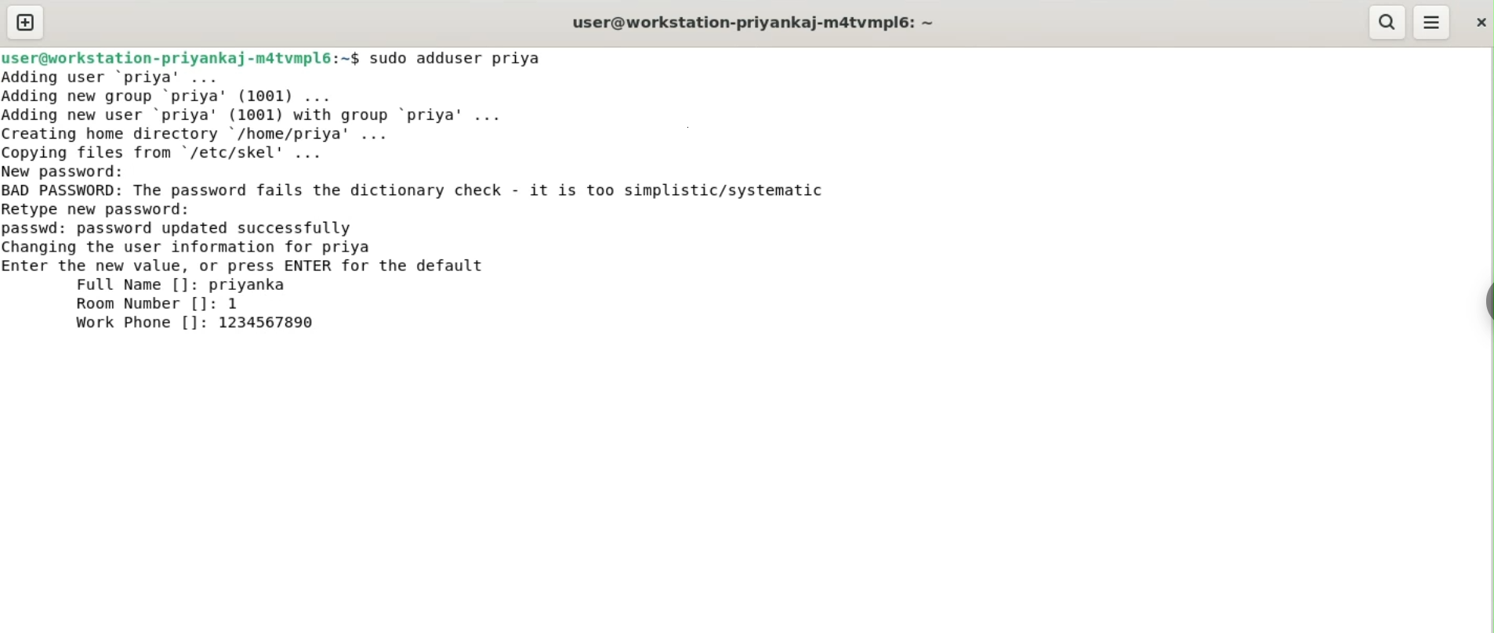 This screenshot has width=1494, height=633. Describe the element at coordinates (1479, 18) in the screenshot. I see `close` at that location.